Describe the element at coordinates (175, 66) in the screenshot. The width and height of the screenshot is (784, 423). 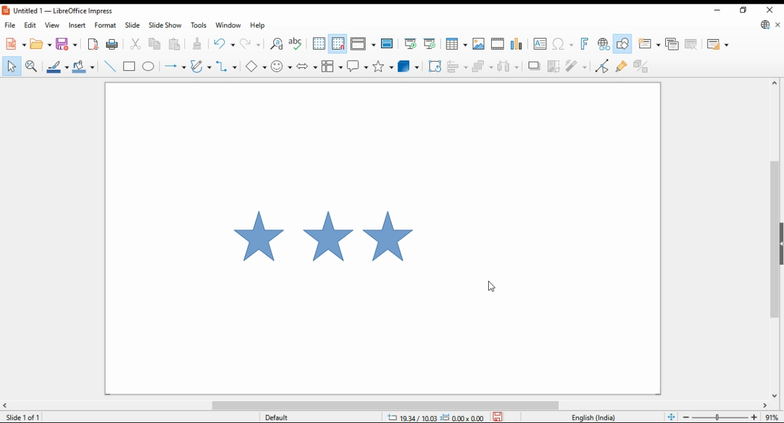
I see `lines and arrows` at that location.